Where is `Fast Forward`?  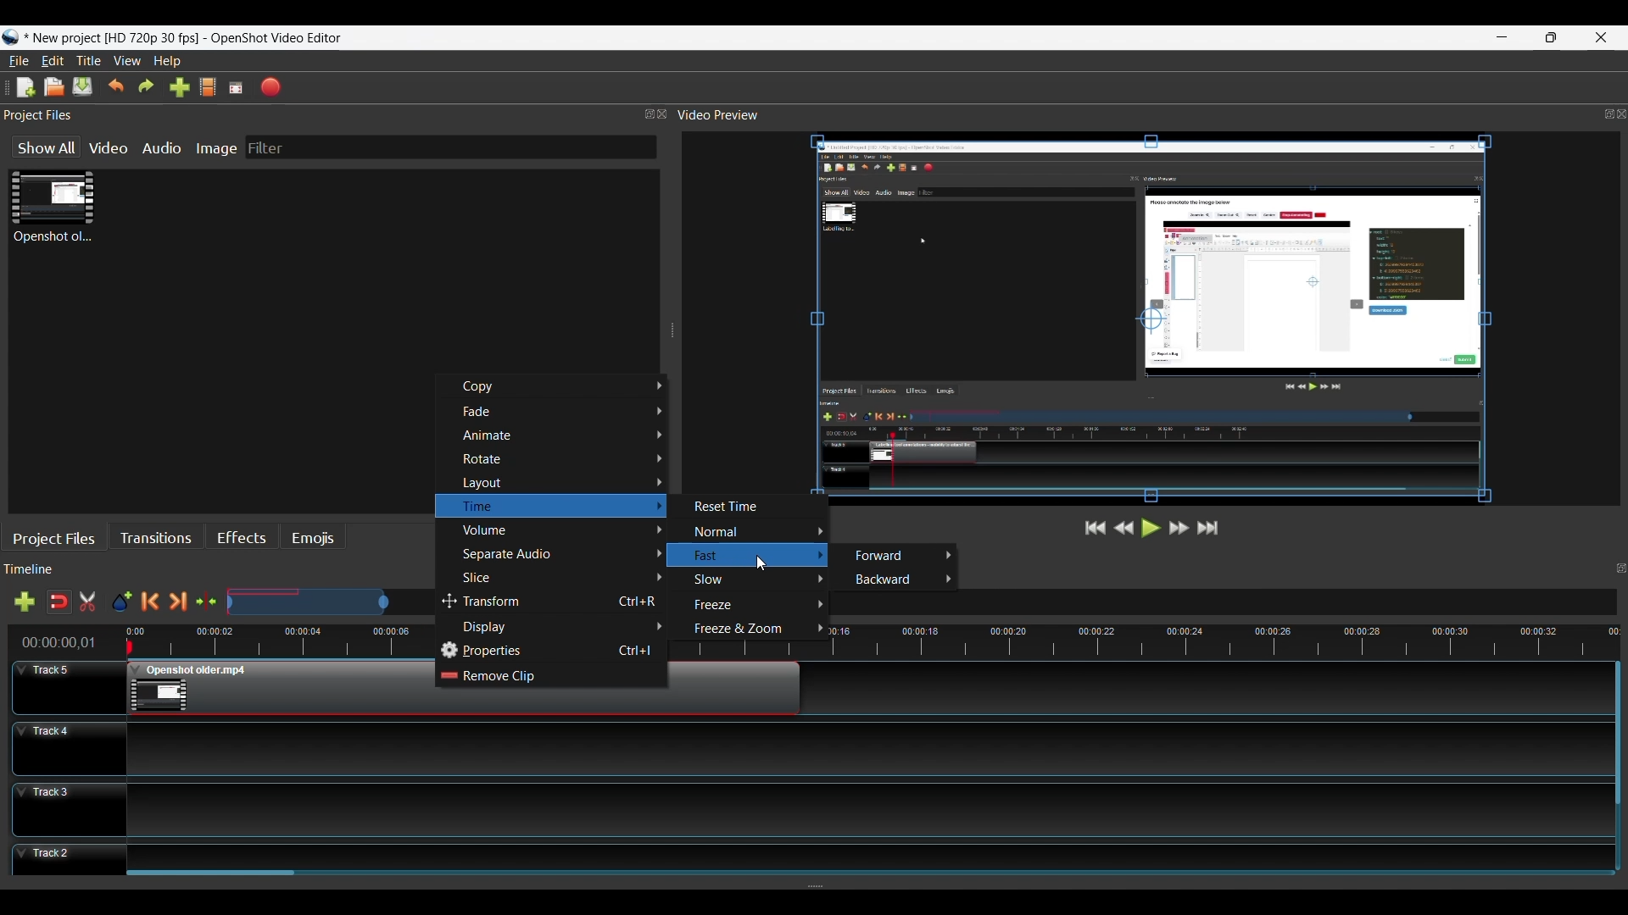 Fast Forward is located at coordinates (1176, 528).